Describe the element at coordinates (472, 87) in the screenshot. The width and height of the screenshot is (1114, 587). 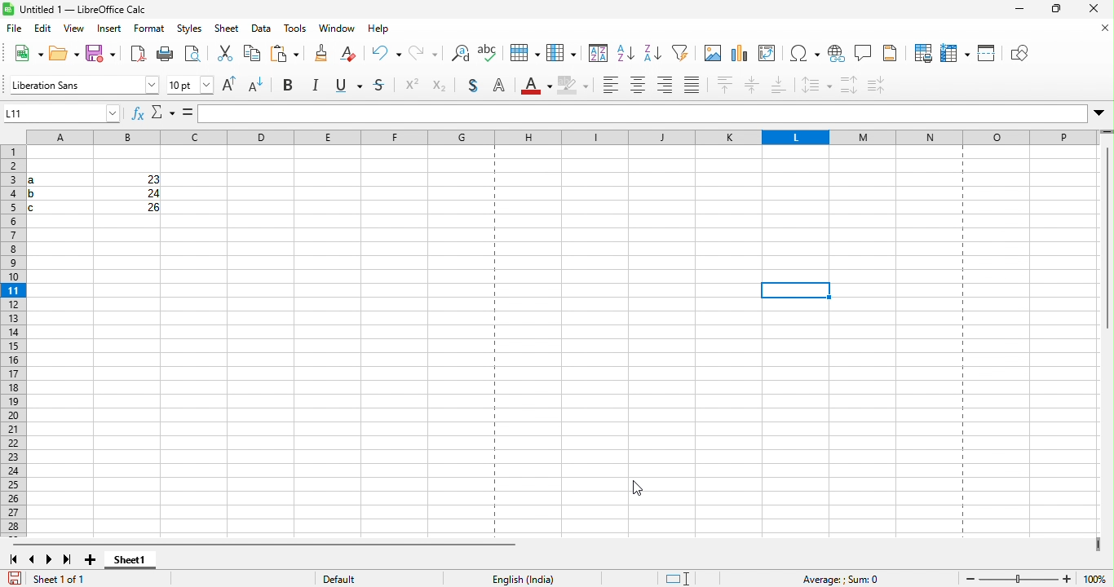
I see `toggle shadow ` at that location.